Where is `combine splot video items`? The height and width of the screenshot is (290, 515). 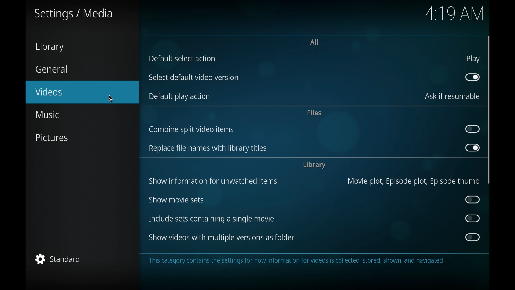
combine splot video items is located at coordinates (191, 129).